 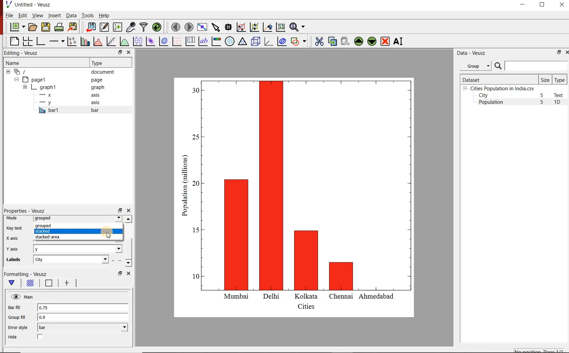 What do you see at coordinates (40, 337) in the screenshot?
I see `check/uncheck` at bounding box center [40, 337].